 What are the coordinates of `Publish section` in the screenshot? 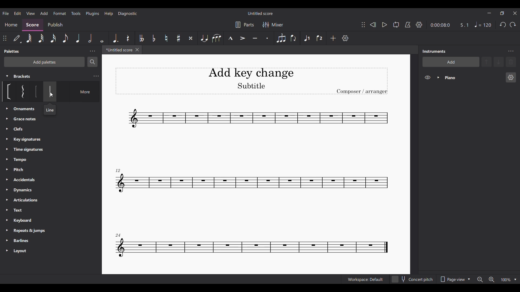 It's located at (55, 25).